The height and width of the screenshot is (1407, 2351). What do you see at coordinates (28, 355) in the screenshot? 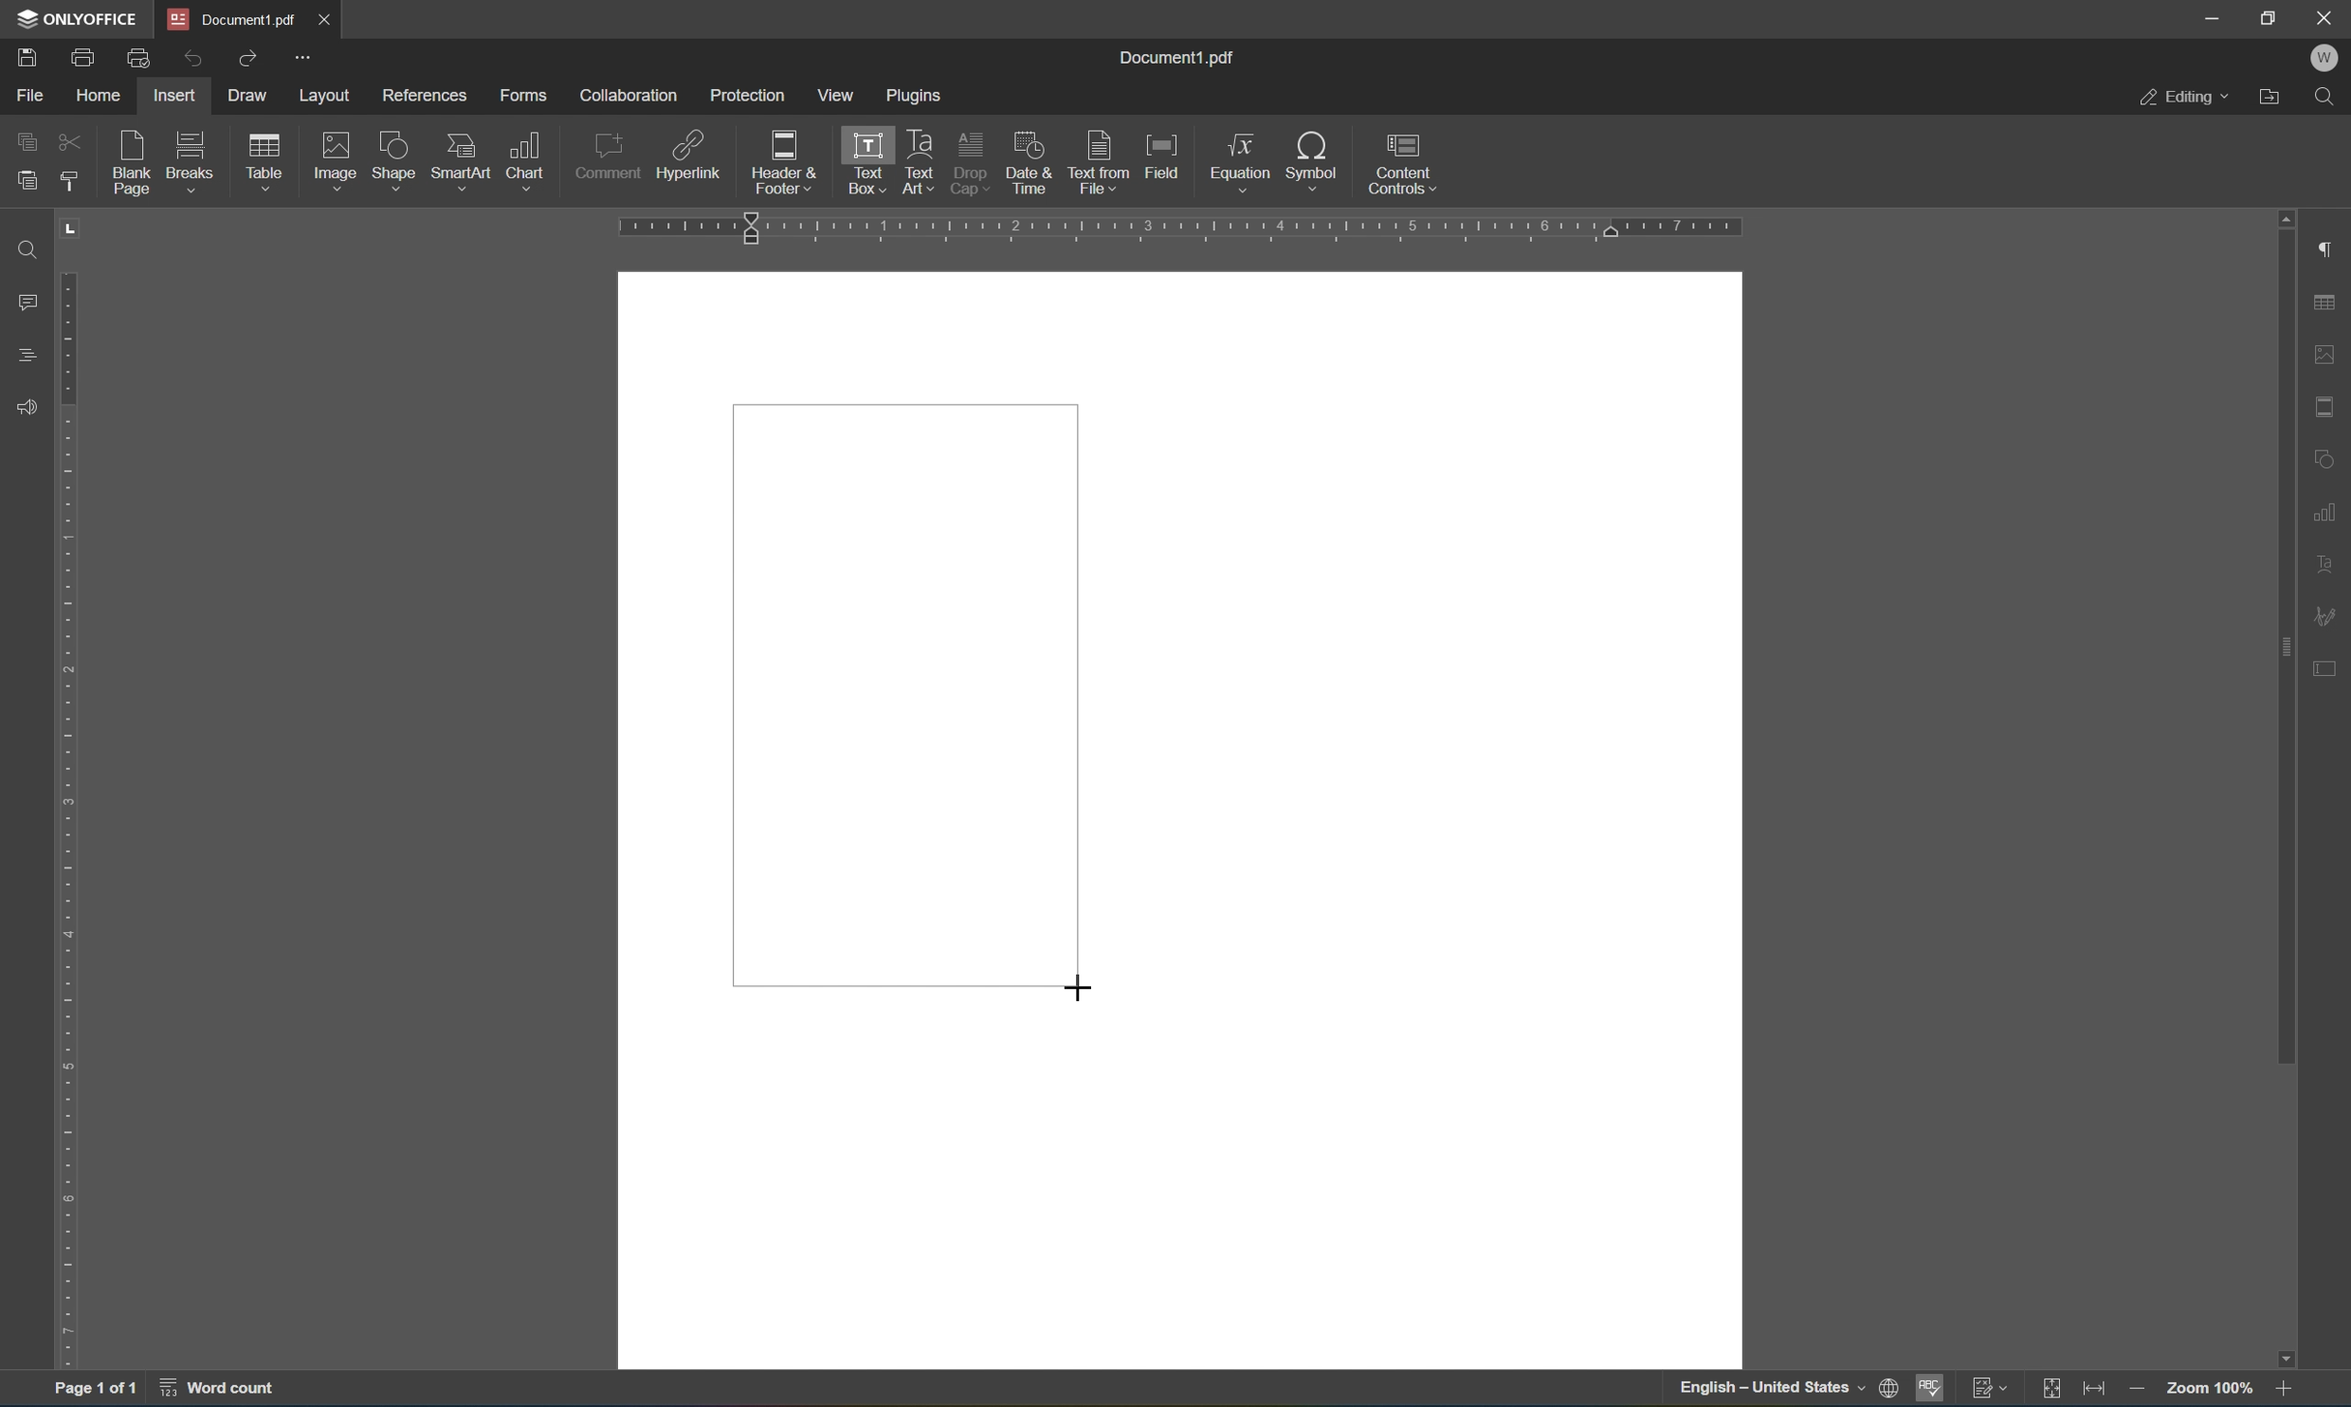
I see `Headings` at bounding box center [28, 355].